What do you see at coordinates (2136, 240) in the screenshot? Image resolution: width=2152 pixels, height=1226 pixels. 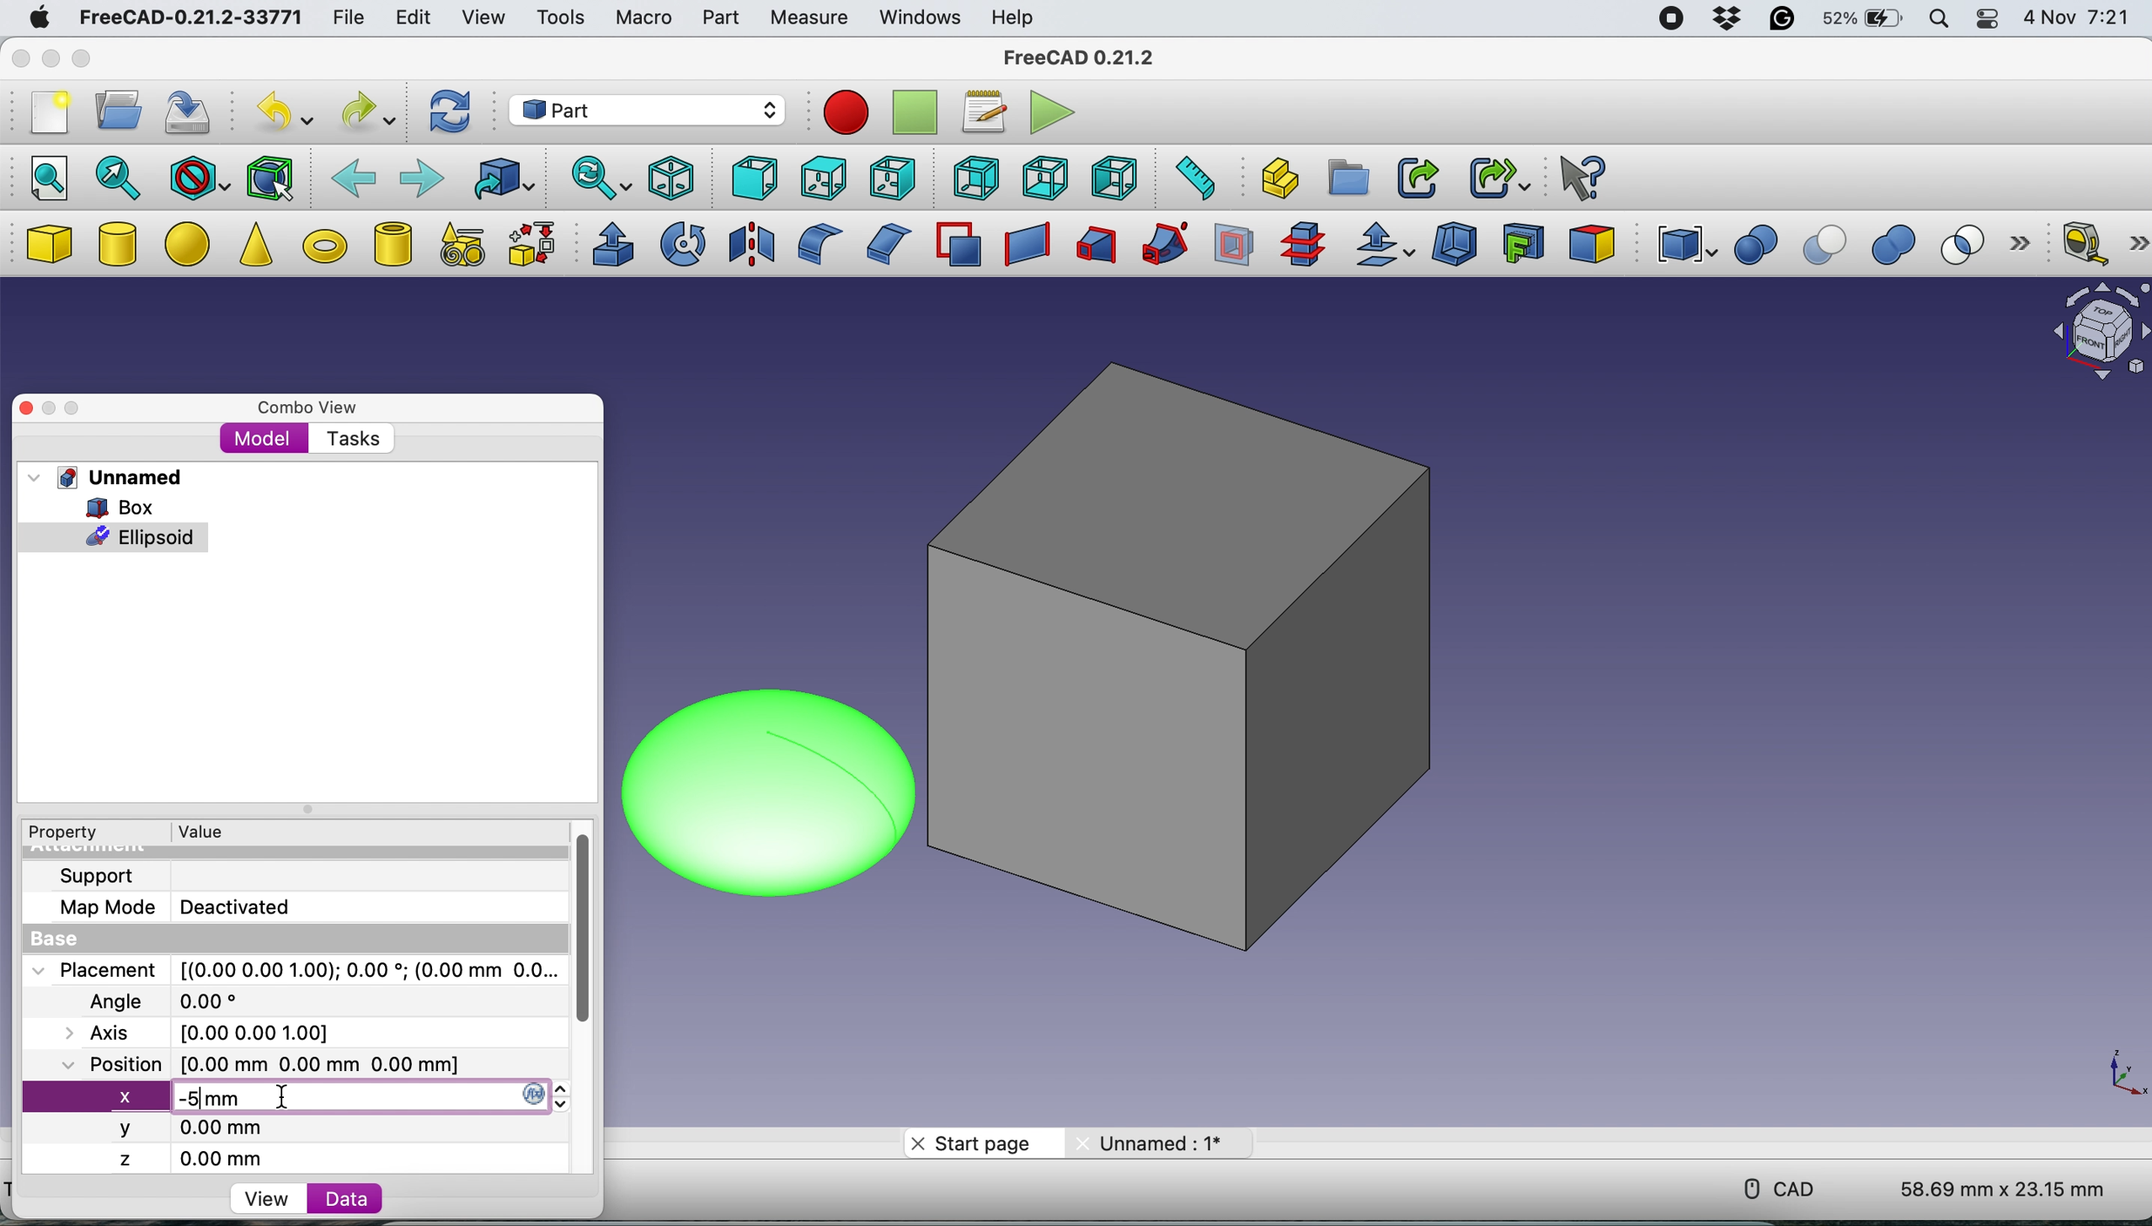 I see `more options` at bounding box center [2136, 240].